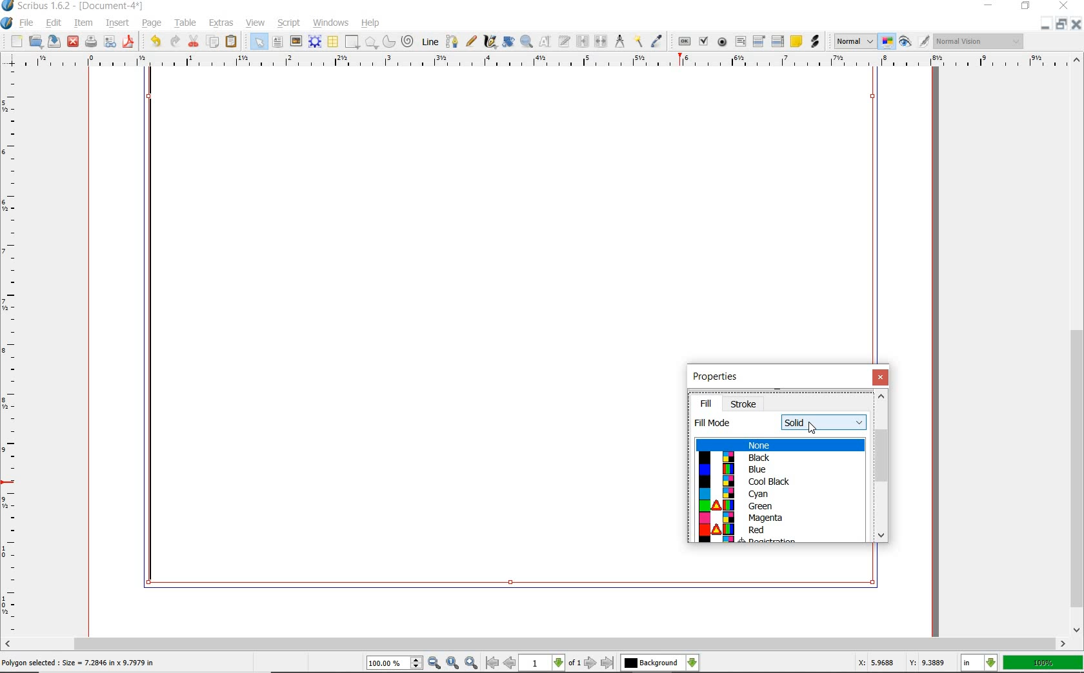 The width and height of the screenshot is (1084, 673). What do you see at coordinates (781, 531) in the screenshot?
I see `Red` at bounding box center [781, 531].